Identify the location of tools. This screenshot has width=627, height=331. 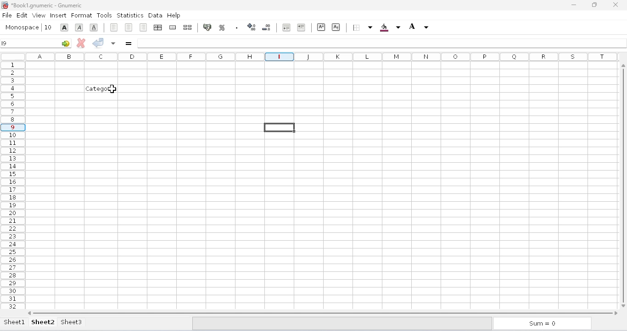
(104, 15).